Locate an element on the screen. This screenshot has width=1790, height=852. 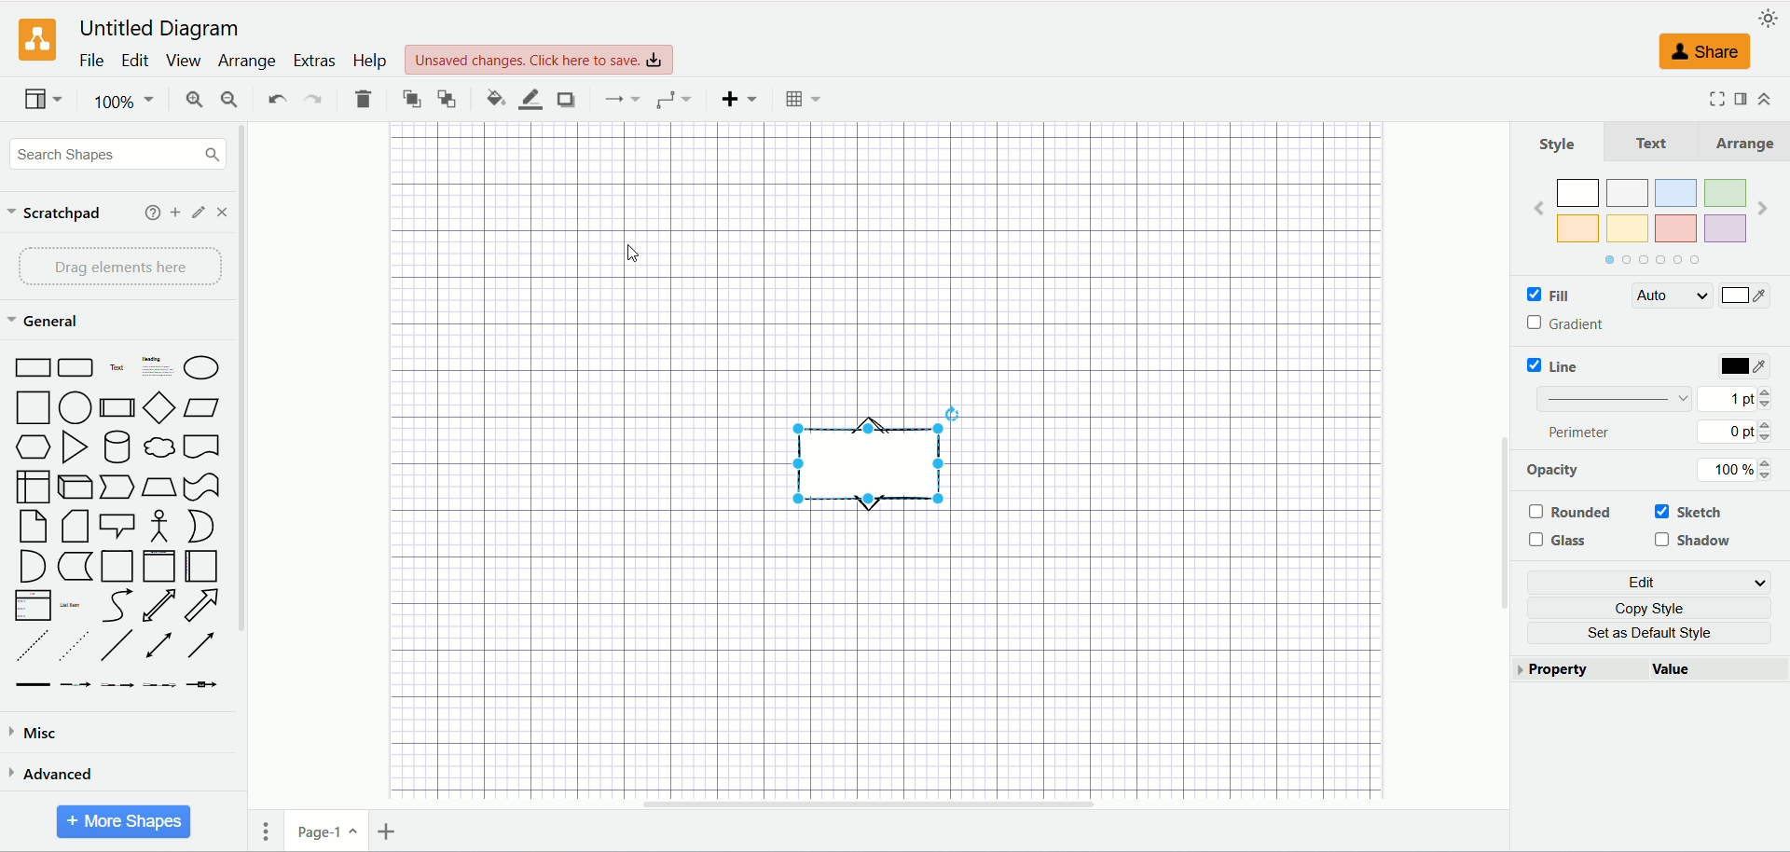
file is located at coordinates (89, 61).